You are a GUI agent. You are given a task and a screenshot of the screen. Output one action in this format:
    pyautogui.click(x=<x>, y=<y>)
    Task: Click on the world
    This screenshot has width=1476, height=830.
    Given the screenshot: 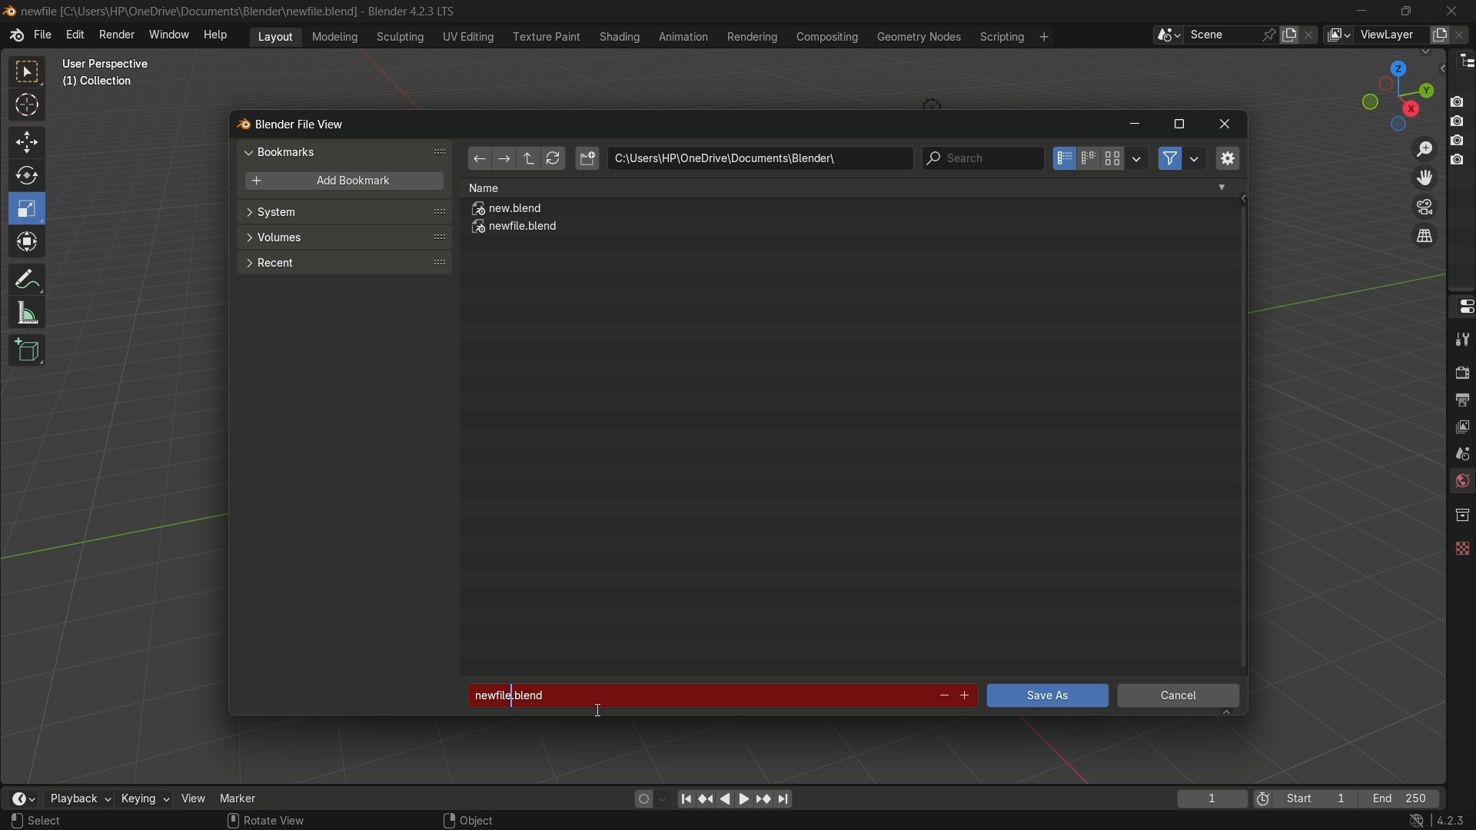 What is the action you would take?
    pyautogui.click(x=1461, y=483)
    